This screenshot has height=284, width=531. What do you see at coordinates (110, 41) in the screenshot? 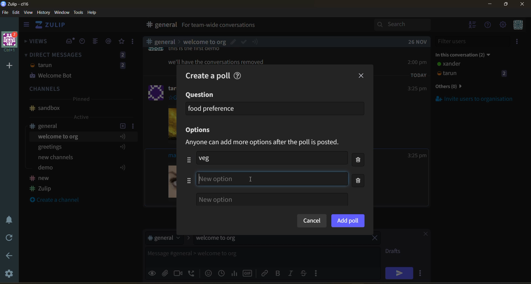
I see `mentions` at bounding box center [110, 41].